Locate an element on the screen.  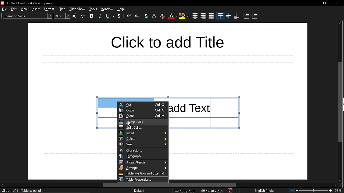
cursor co-ordinate is located at coordinates (184, 191).